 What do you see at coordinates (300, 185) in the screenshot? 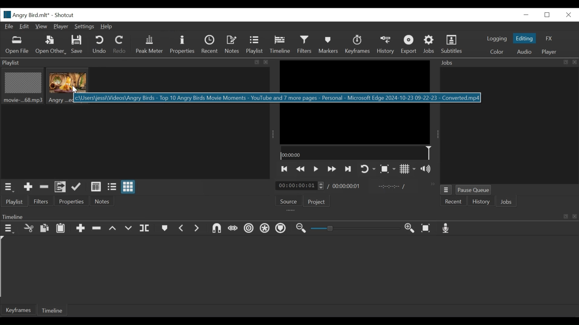
I see `Current Duration` at bounding box center [300, 185].